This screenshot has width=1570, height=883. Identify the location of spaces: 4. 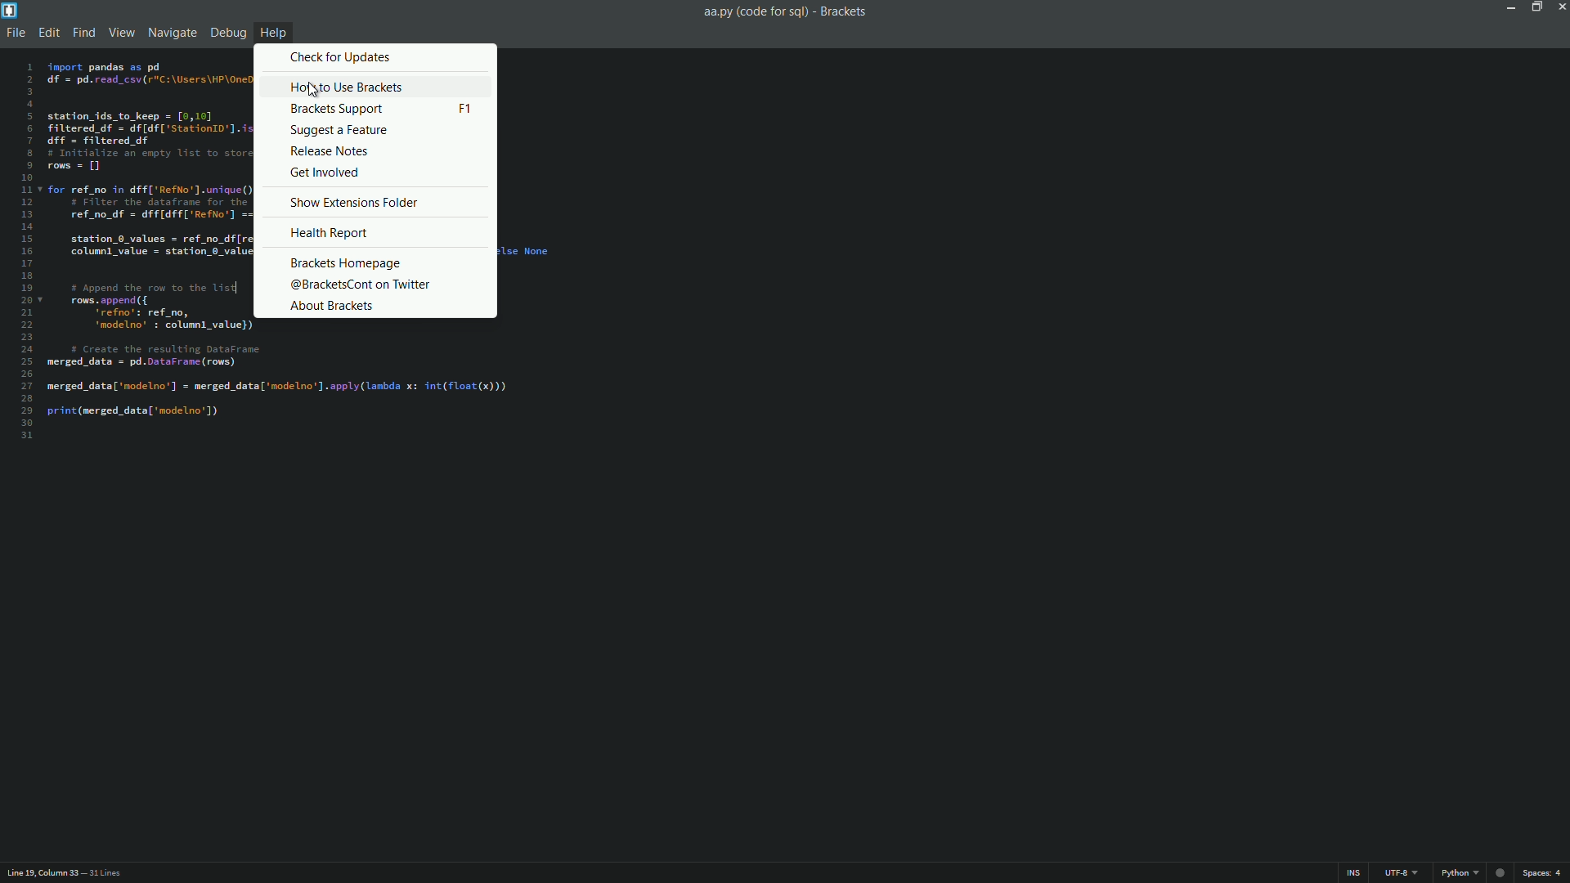
(1541, 872).